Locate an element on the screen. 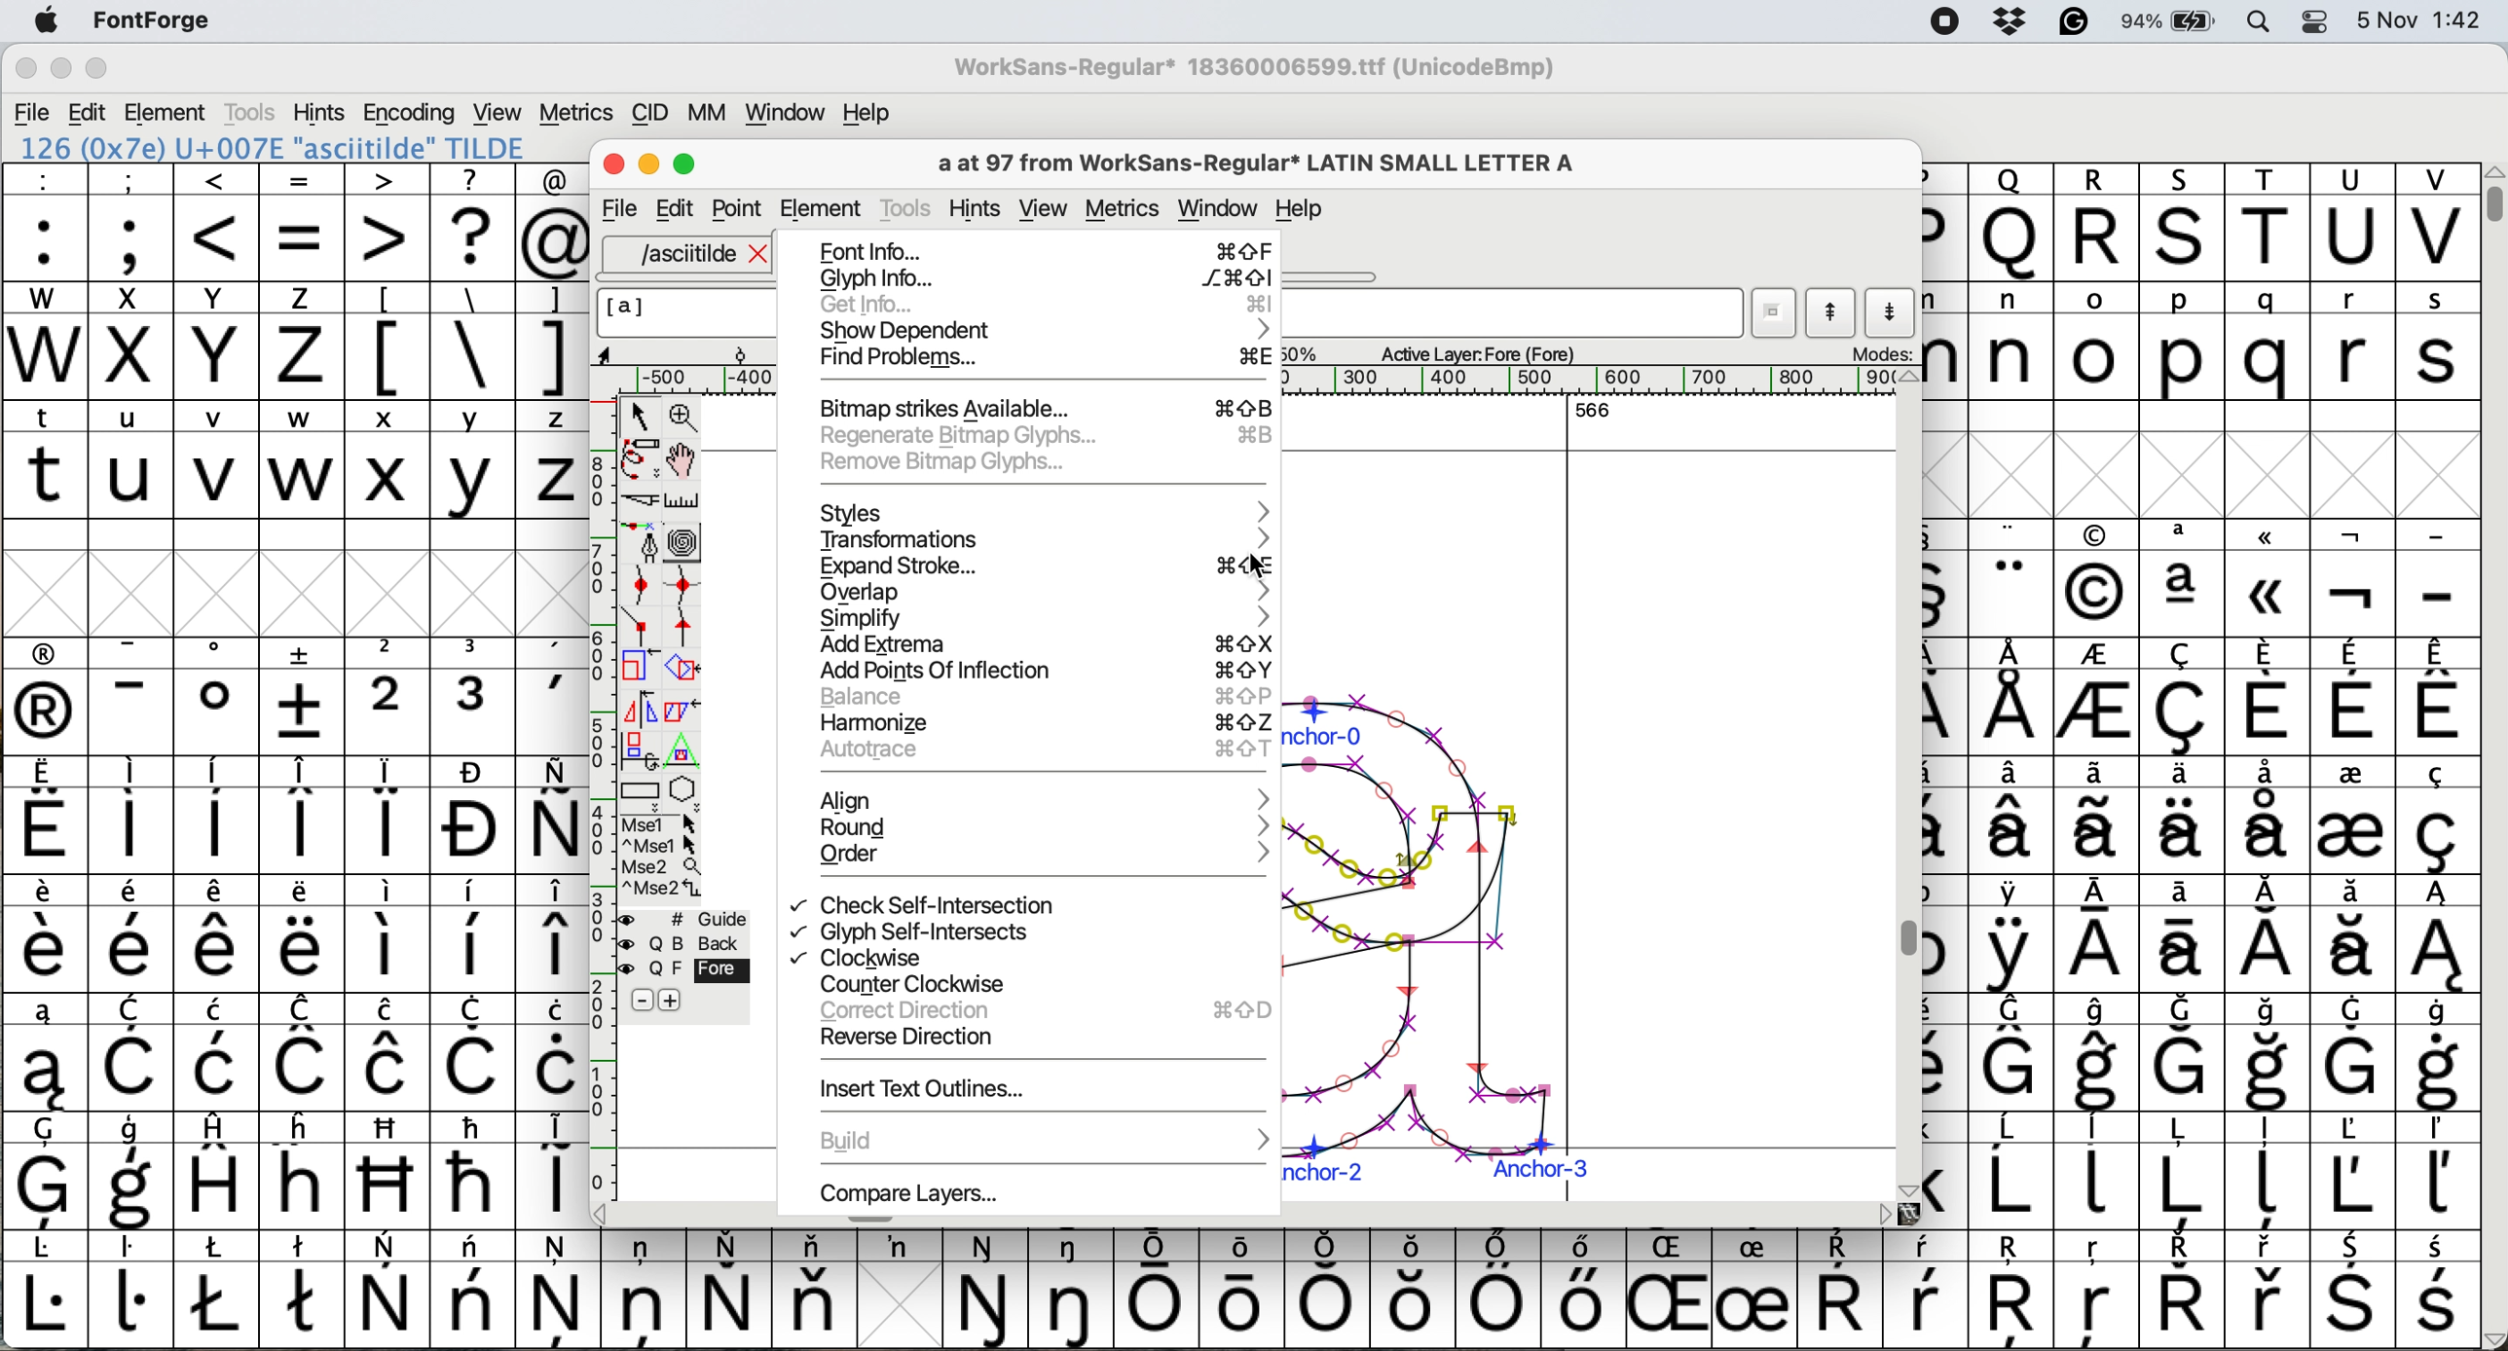 Image resolution: width=2508 pixels, height=1351 pixels. add a  point then drag out its control points is located at coordinates (642, 541).